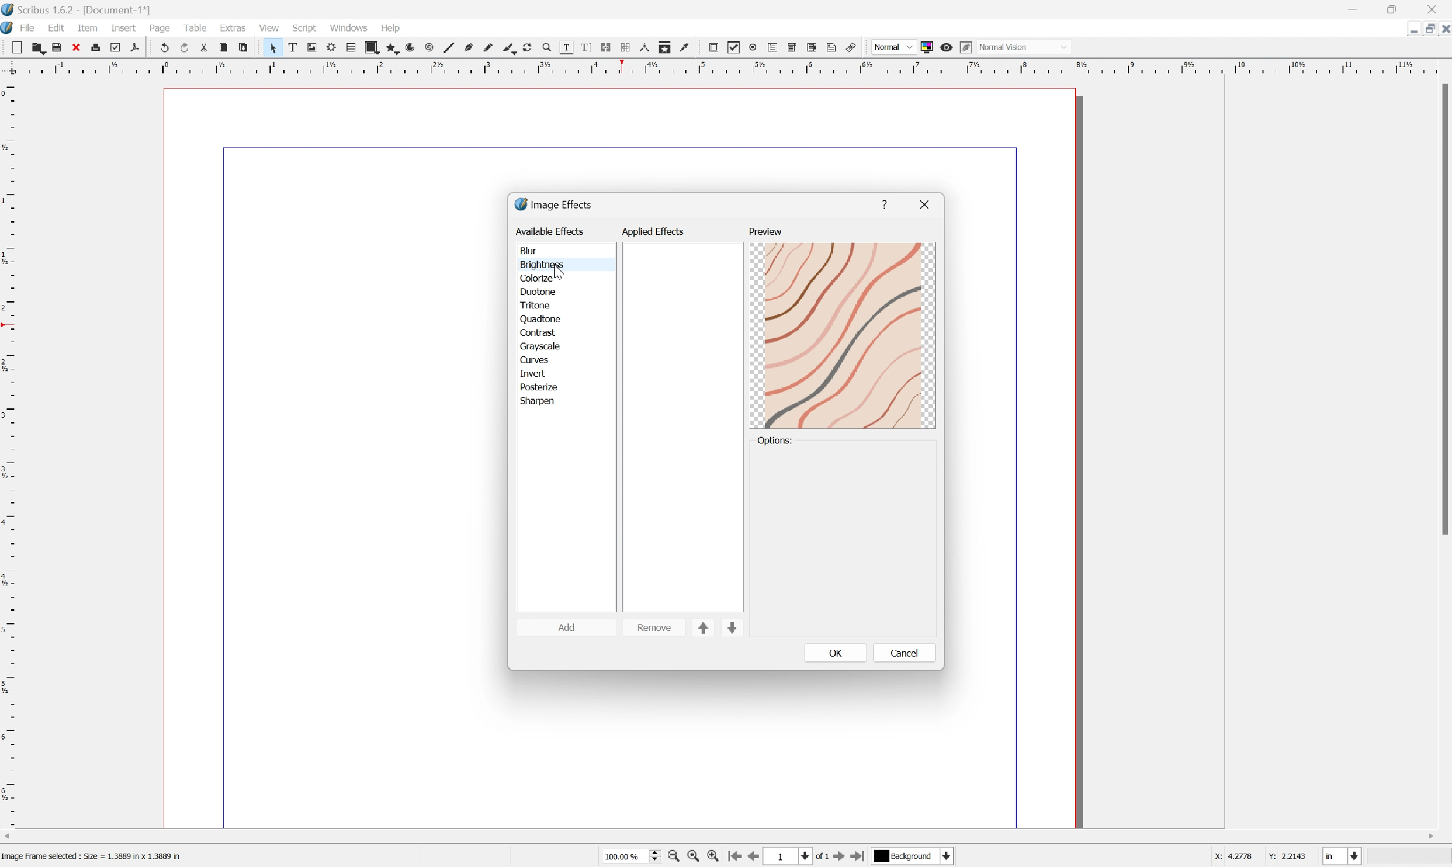 This screenshot has height=867, width=1452. Describe the element at coordinates (885, 204) in the screenshot. I see `help` at that location.